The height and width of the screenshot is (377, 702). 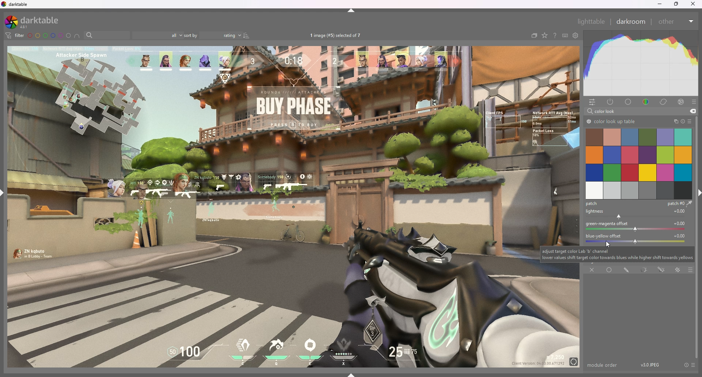 I want to click on module order, so click(x=604, y=365).